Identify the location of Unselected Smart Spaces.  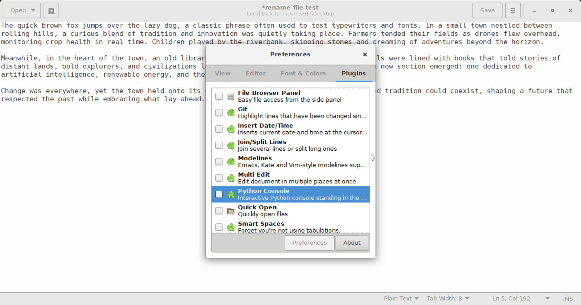
(290, 228).